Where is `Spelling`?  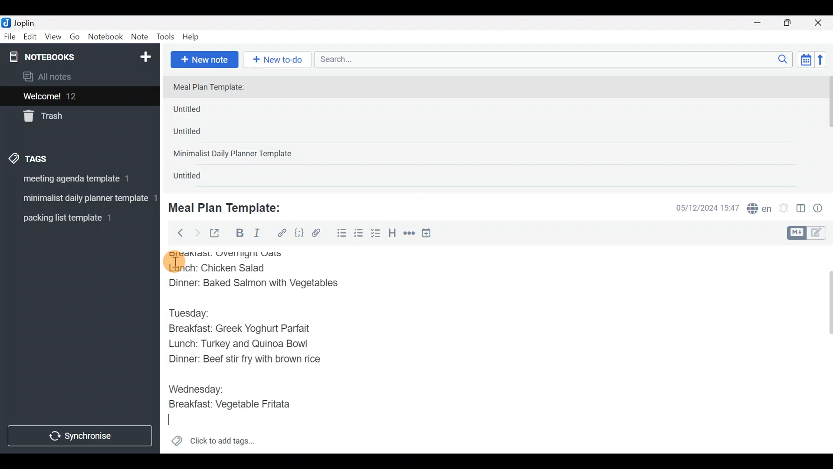
Spelling is located at coordinates (760, 209).